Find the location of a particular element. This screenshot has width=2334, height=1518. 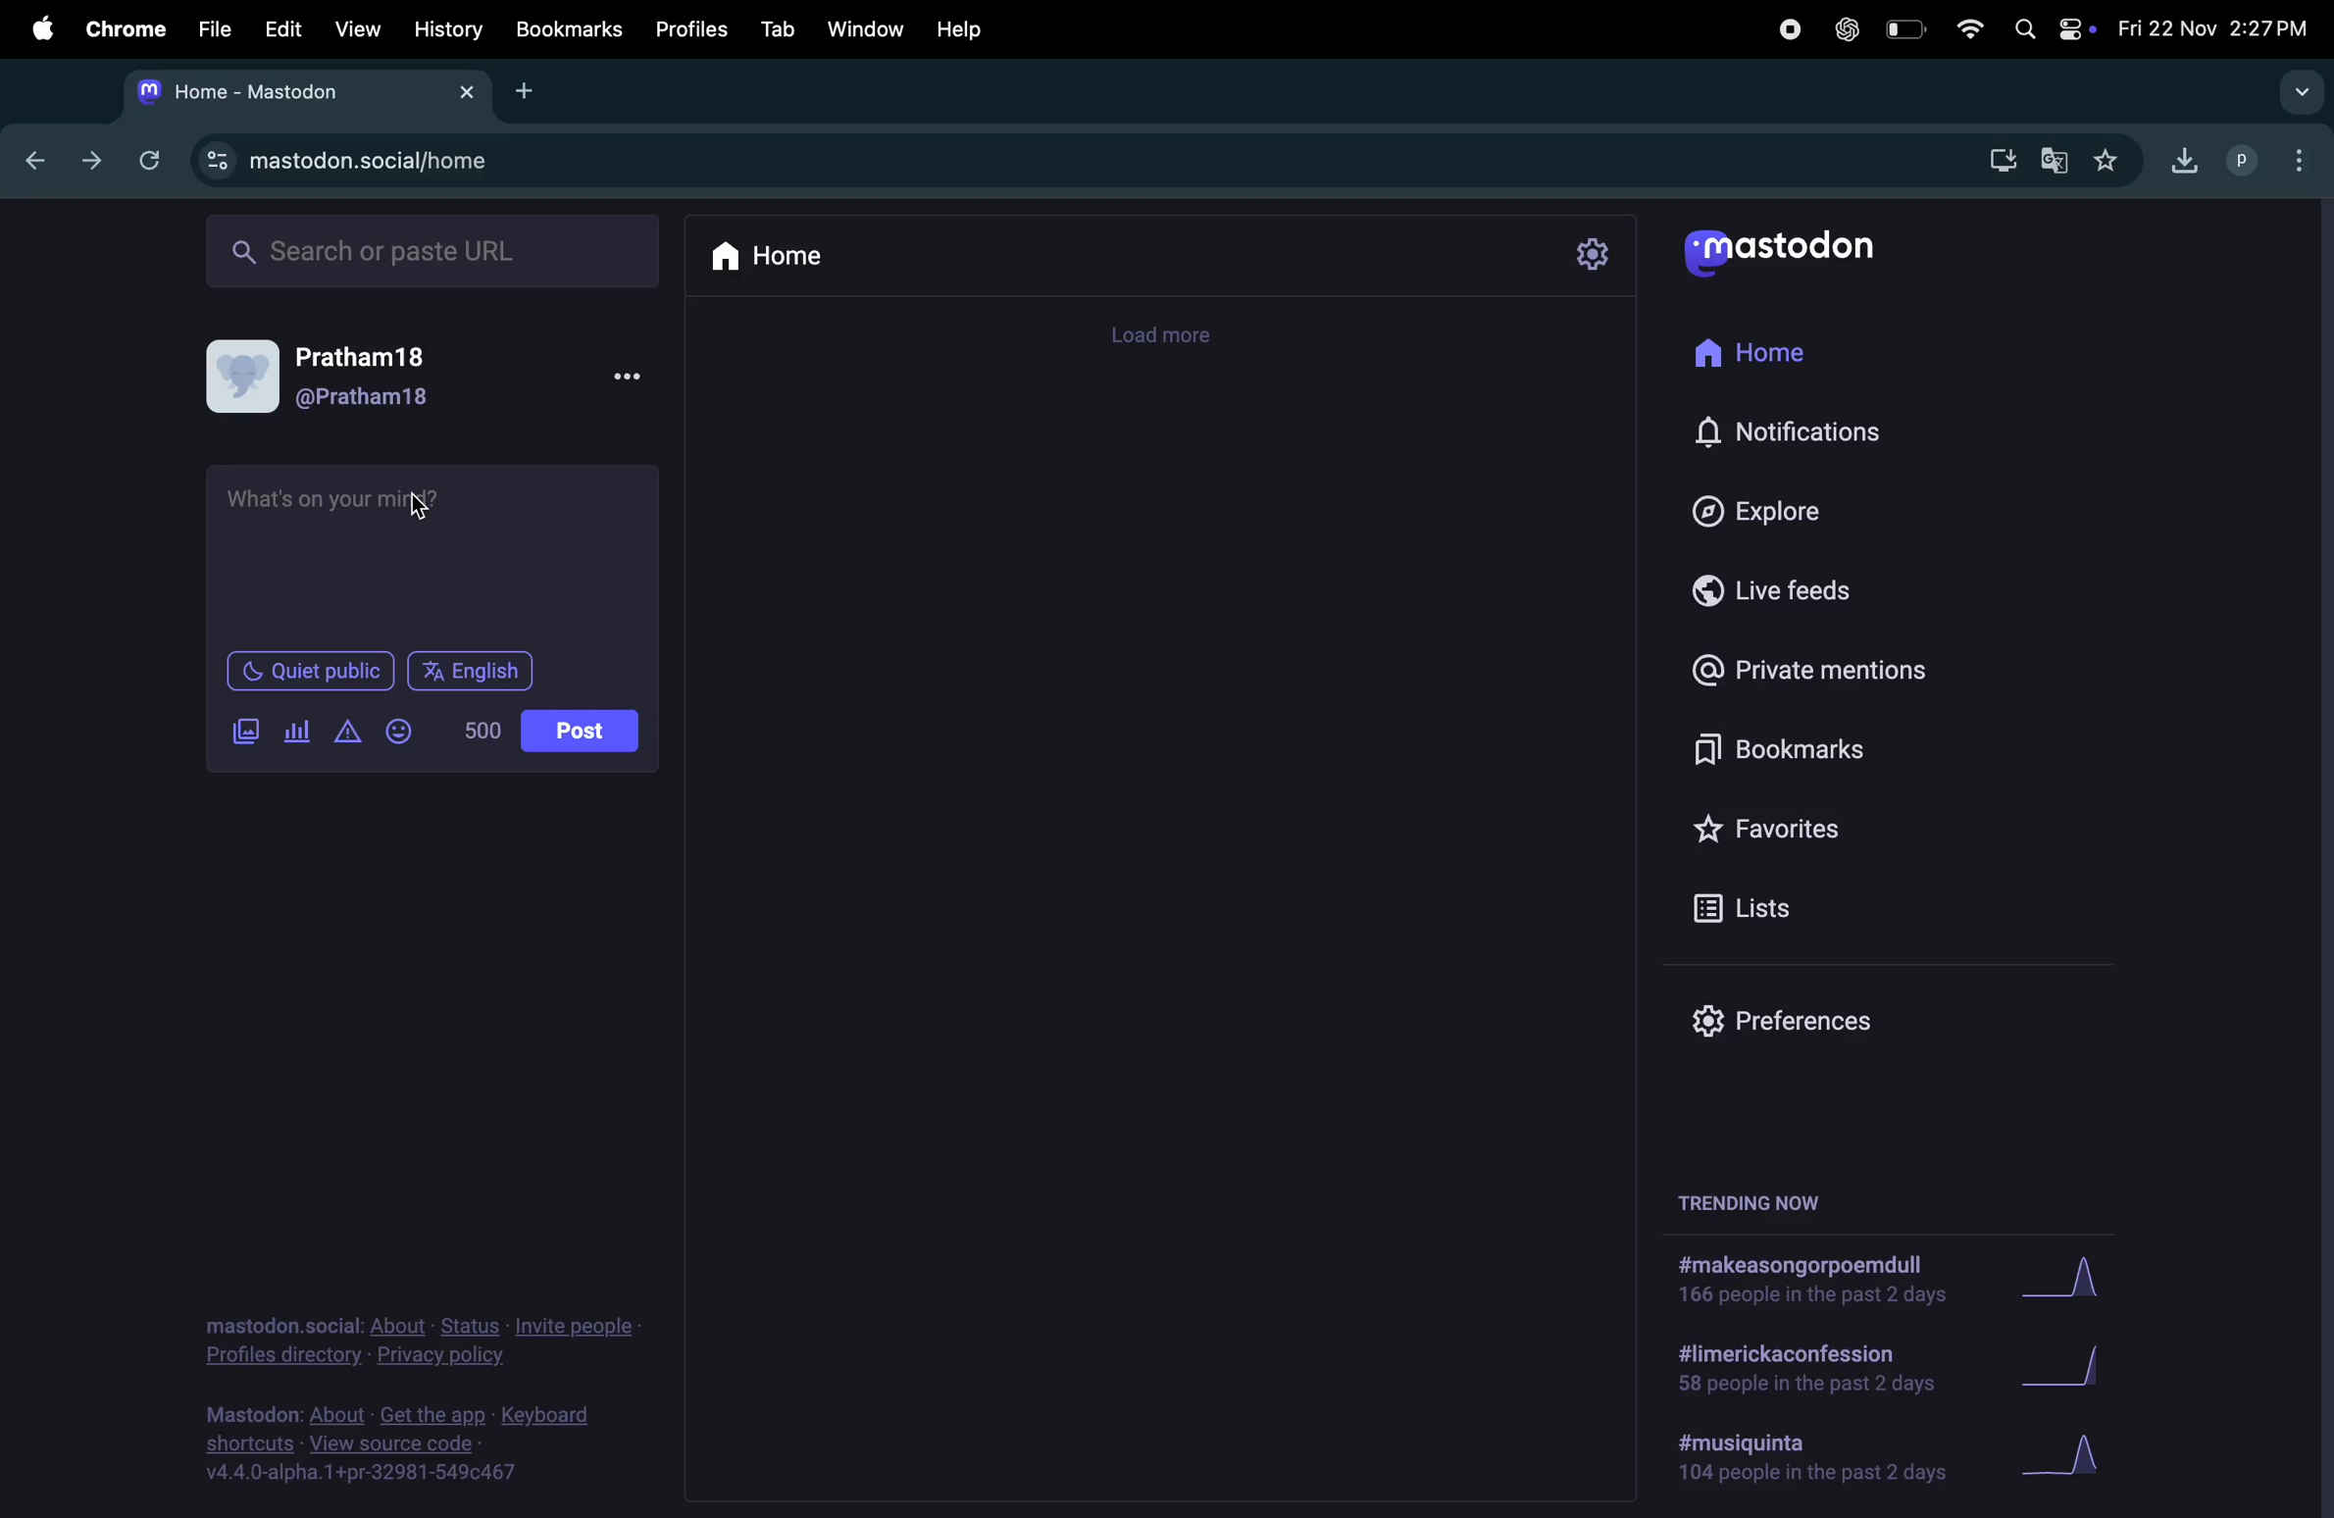

graph is located at coordinates (2084, 1279).